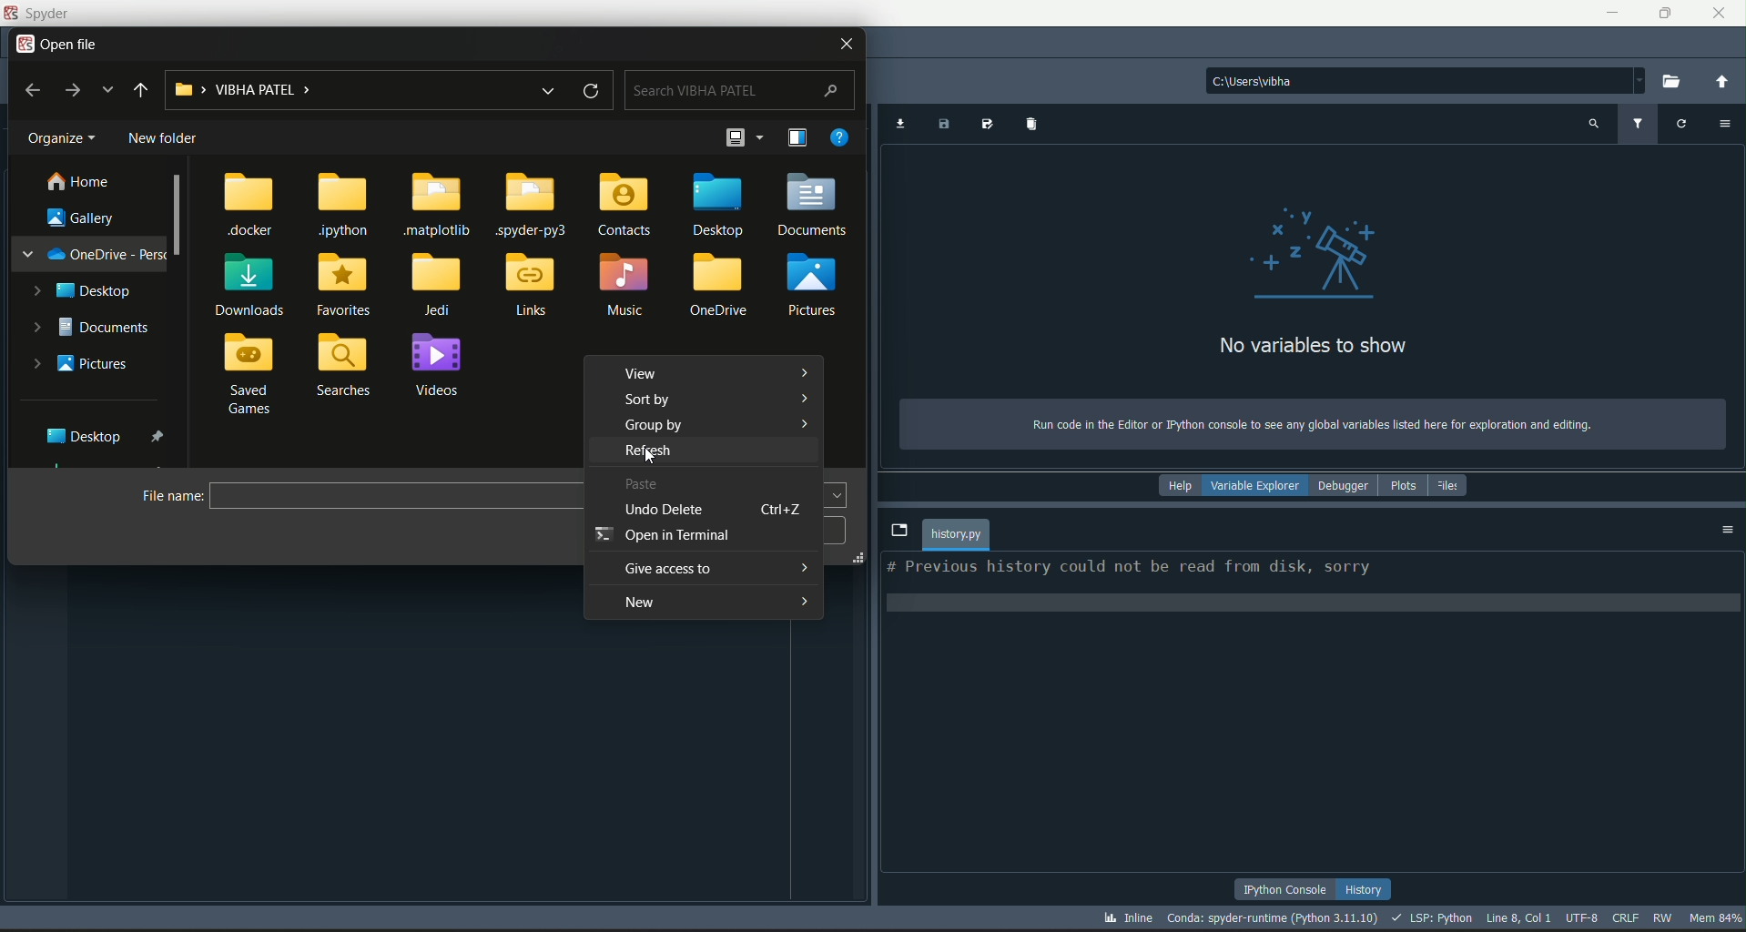  What do you see at coordinates (532, 284) in the screenshot?
I see `links` at bounding box center [532, 284].